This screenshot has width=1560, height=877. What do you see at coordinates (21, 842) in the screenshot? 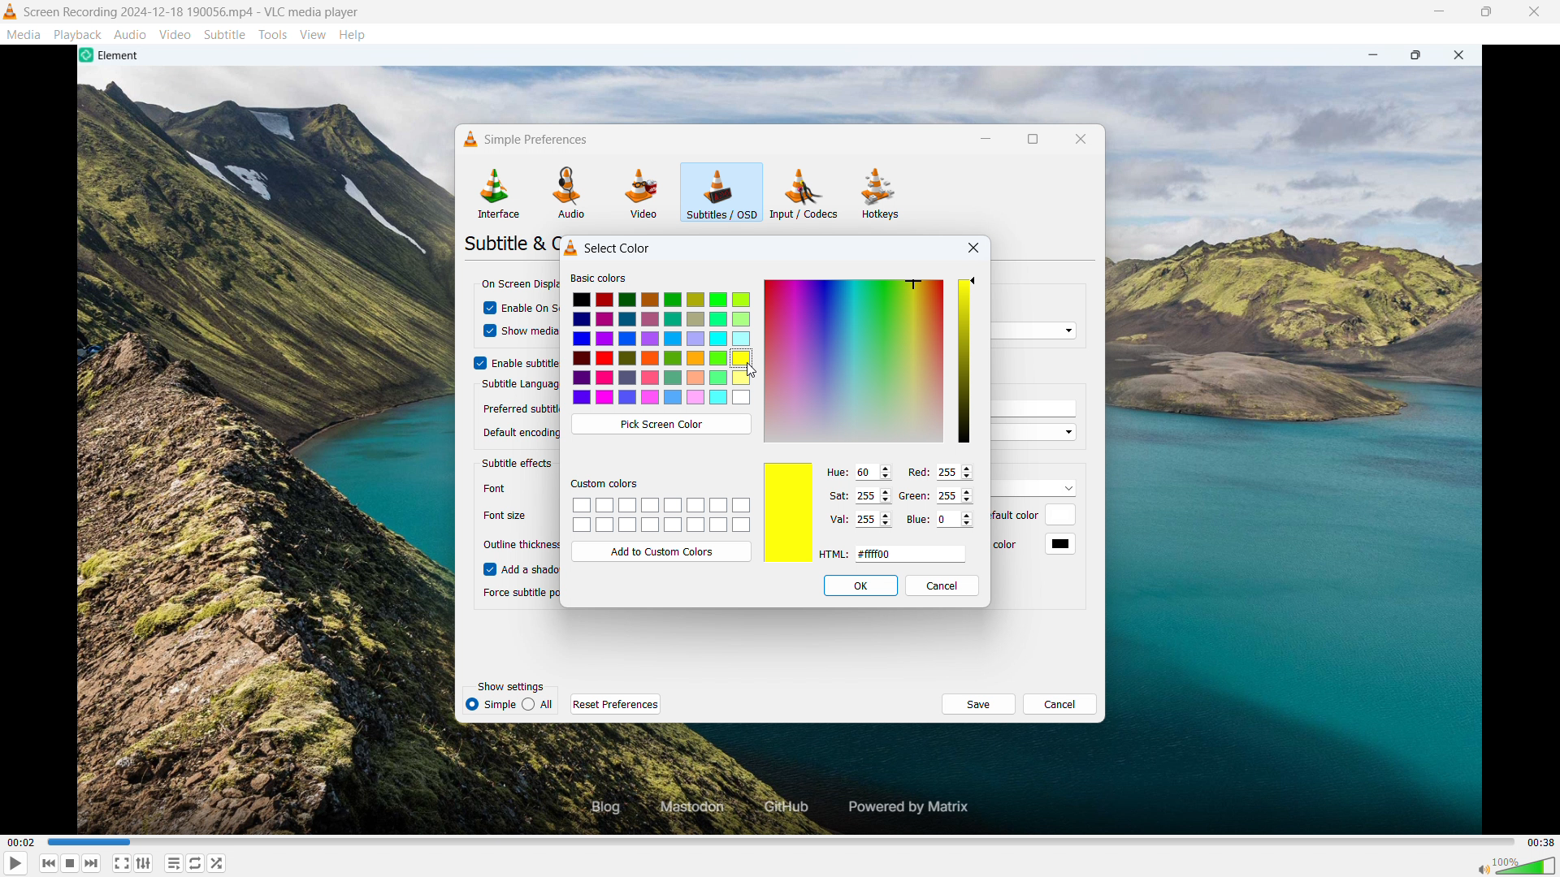
I see `Time elapsed ` at bounding box center [21, 842].